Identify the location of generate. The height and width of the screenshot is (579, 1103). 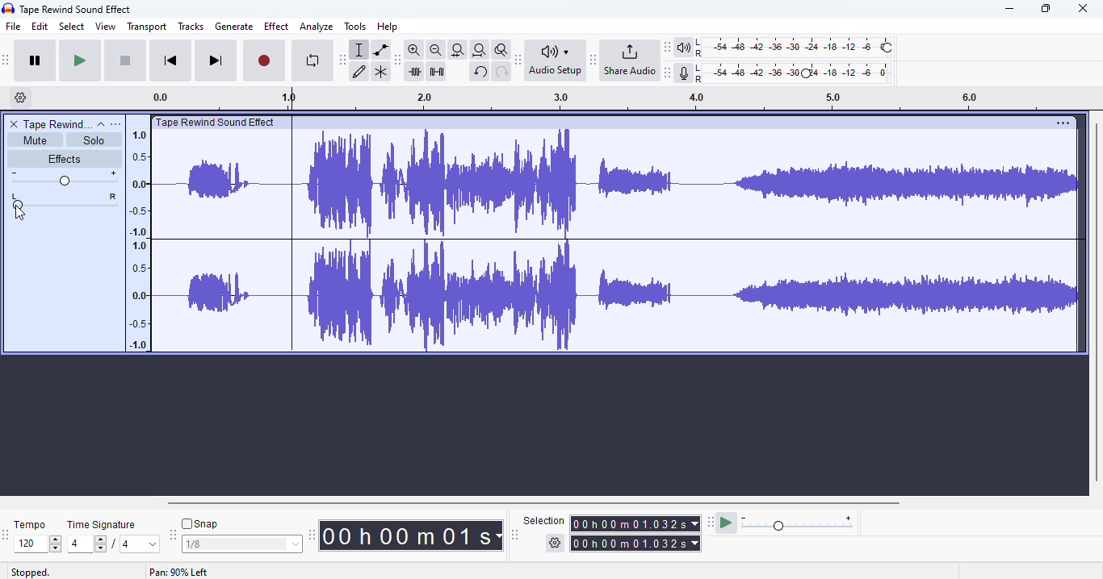
(234, 27).